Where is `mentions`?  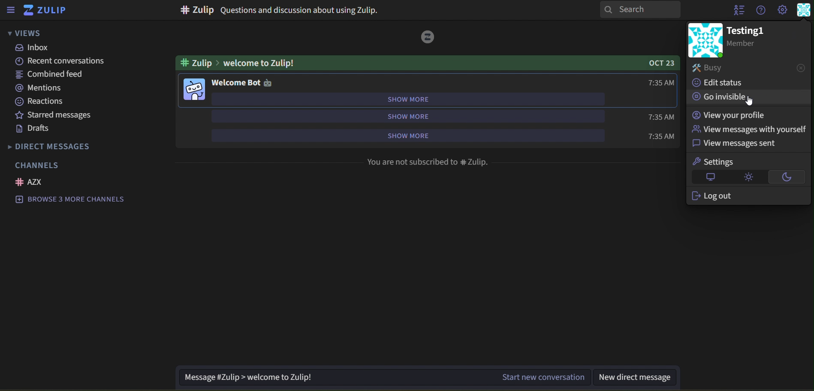
mentions is located at coordinates (39, 88).